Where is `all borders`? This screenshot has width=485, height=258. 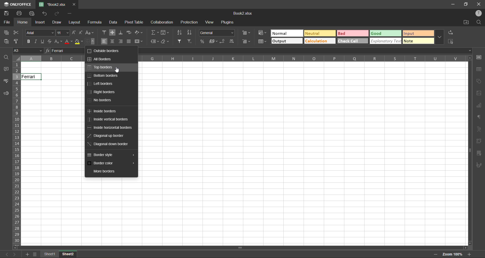 all borders is located at coordinates (100, 59).